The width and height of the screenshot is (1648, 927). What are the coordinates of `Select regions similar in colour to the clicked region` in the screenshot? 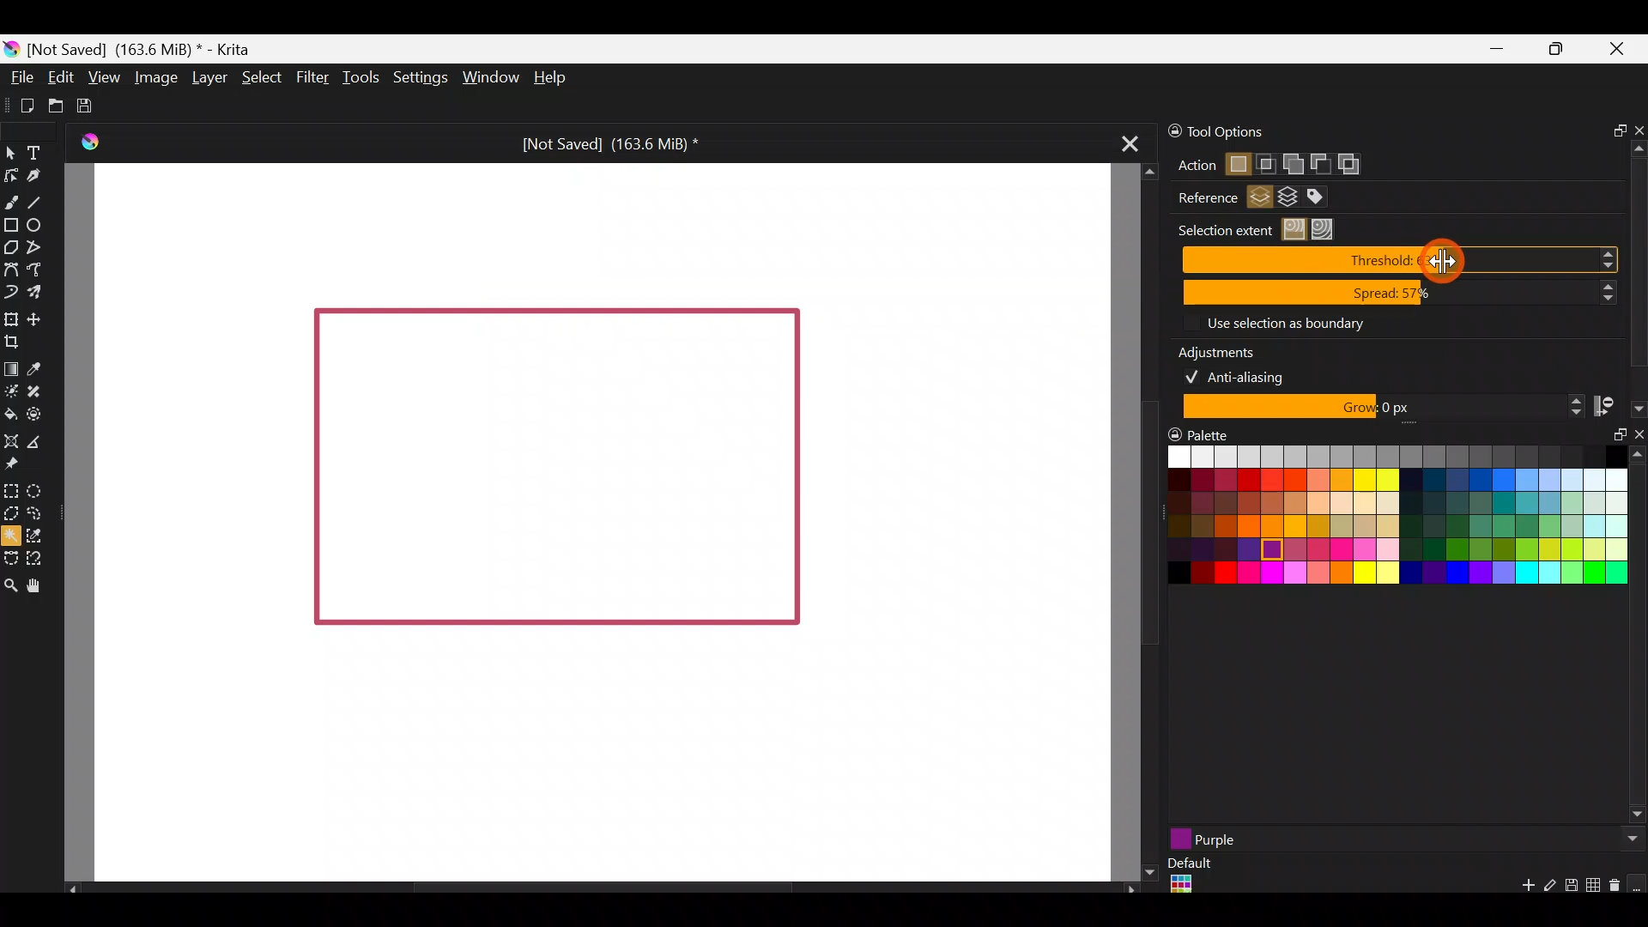 It's located at (1297, 230).